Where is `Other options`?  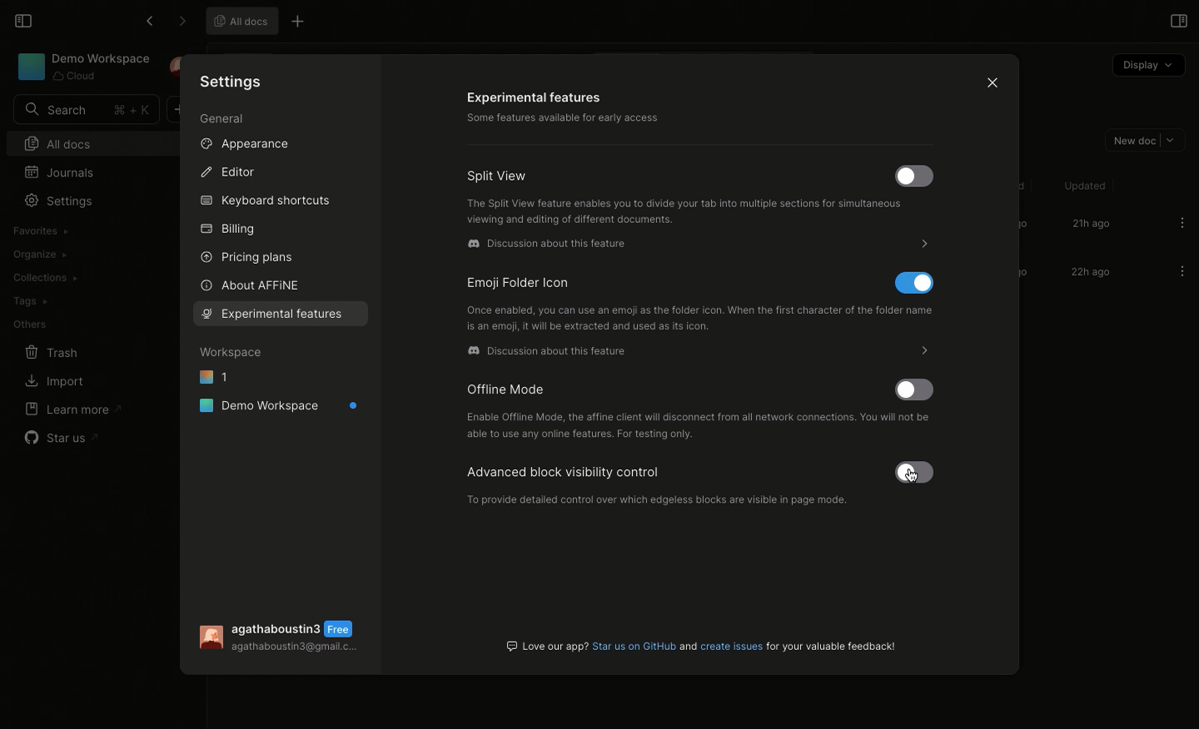 Other options is located at coordinates (300, 23).